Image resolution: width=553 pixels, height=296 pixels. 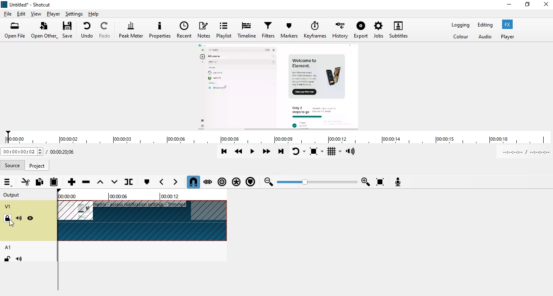 What do you see at coordinates (21, 13) in the screenshot?
I see `edit` at bounding box center [21, 13].